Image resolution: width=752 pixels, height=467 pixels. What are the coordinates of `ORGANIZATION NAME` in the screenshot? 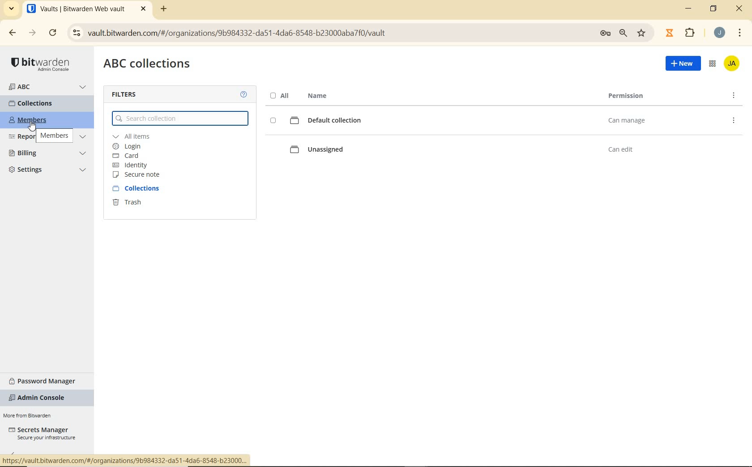 It's located at (48, 87).